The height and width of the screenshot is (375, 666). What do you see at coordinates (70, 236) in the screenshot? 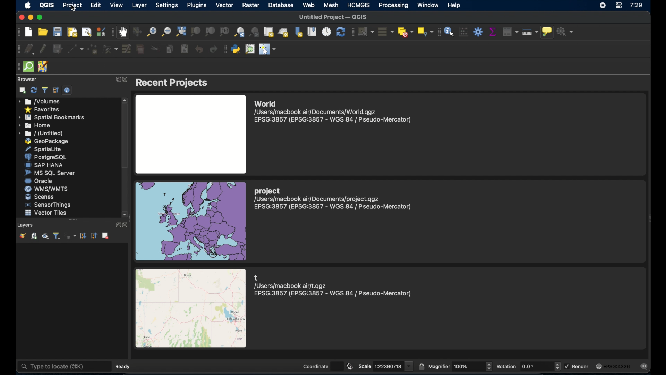
I see `filter legend by expression` at bounding box center [70, 236].